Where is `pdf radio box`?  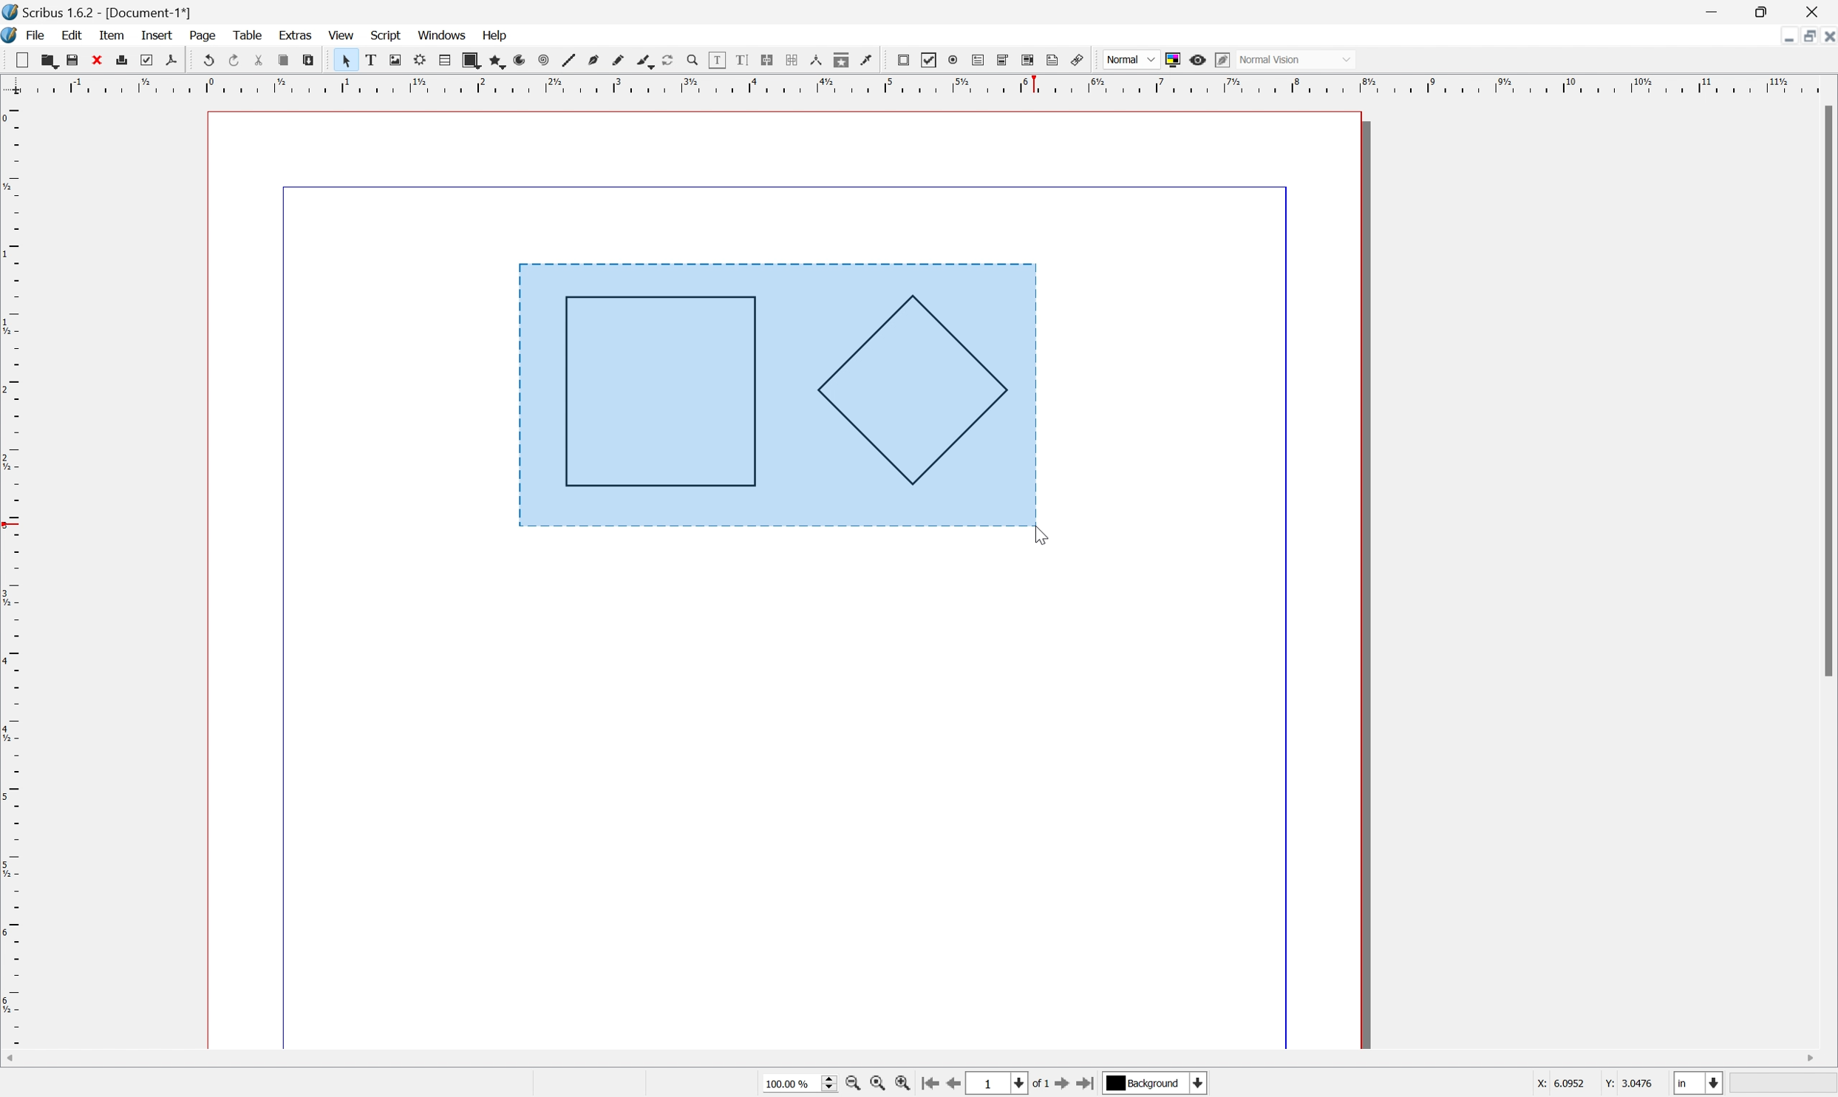 pdf radio box is located at coordinates (950, 59).